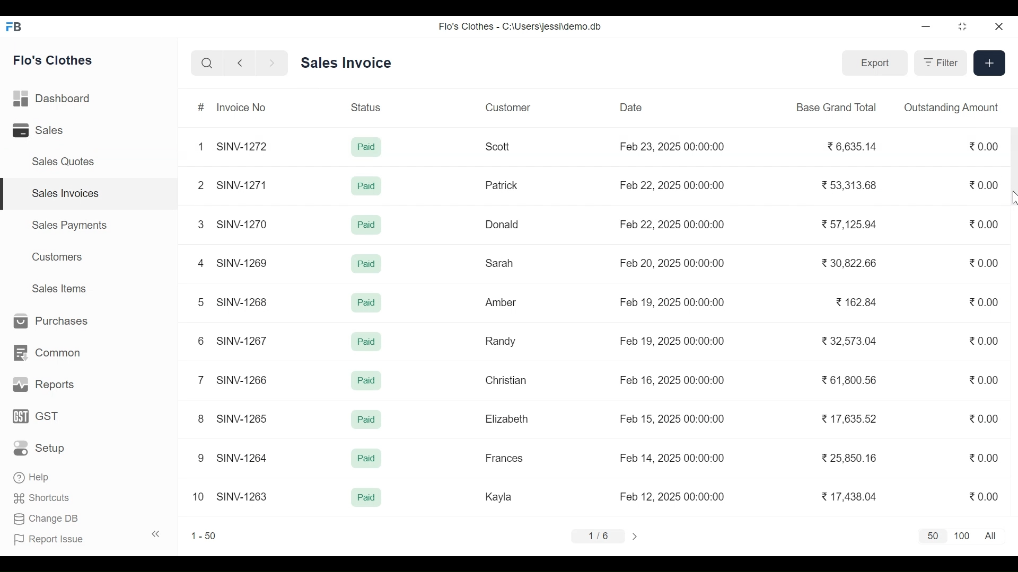 The width and height of the screenshot is (1018, 572). I want to click on Feb 22, 2025 00:00:00, so click(674, 184).